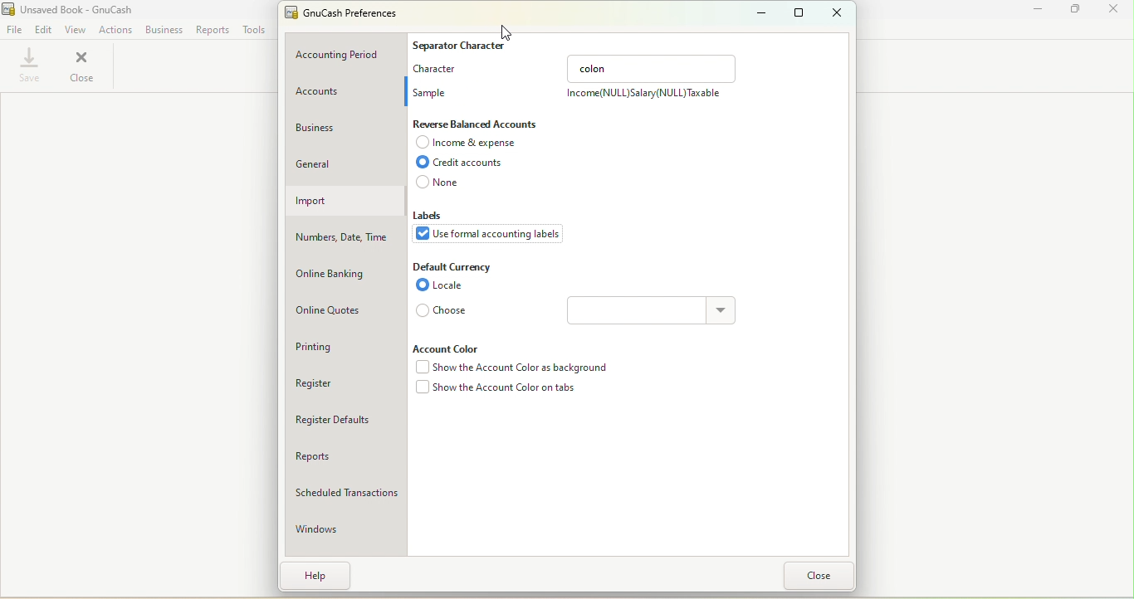 The height and width of the screenshot is (599, 1134). What do you see at coordinates (462, 43) in the screenshot?
I see `Separate character` at bounding box center [462, 43].